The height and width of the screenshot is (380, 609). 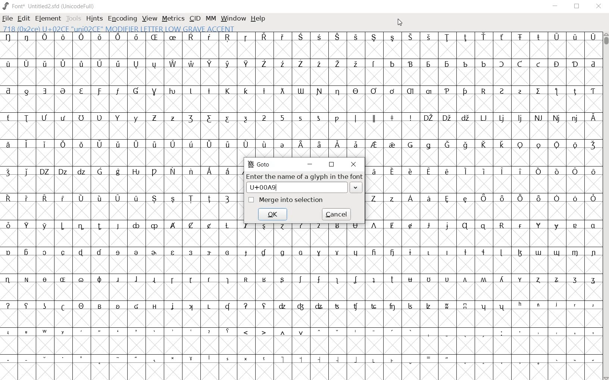 What do you see at coordinates (605, 206) in the screenshot?
I see `scrollbar` at bounding box center [605, 206].